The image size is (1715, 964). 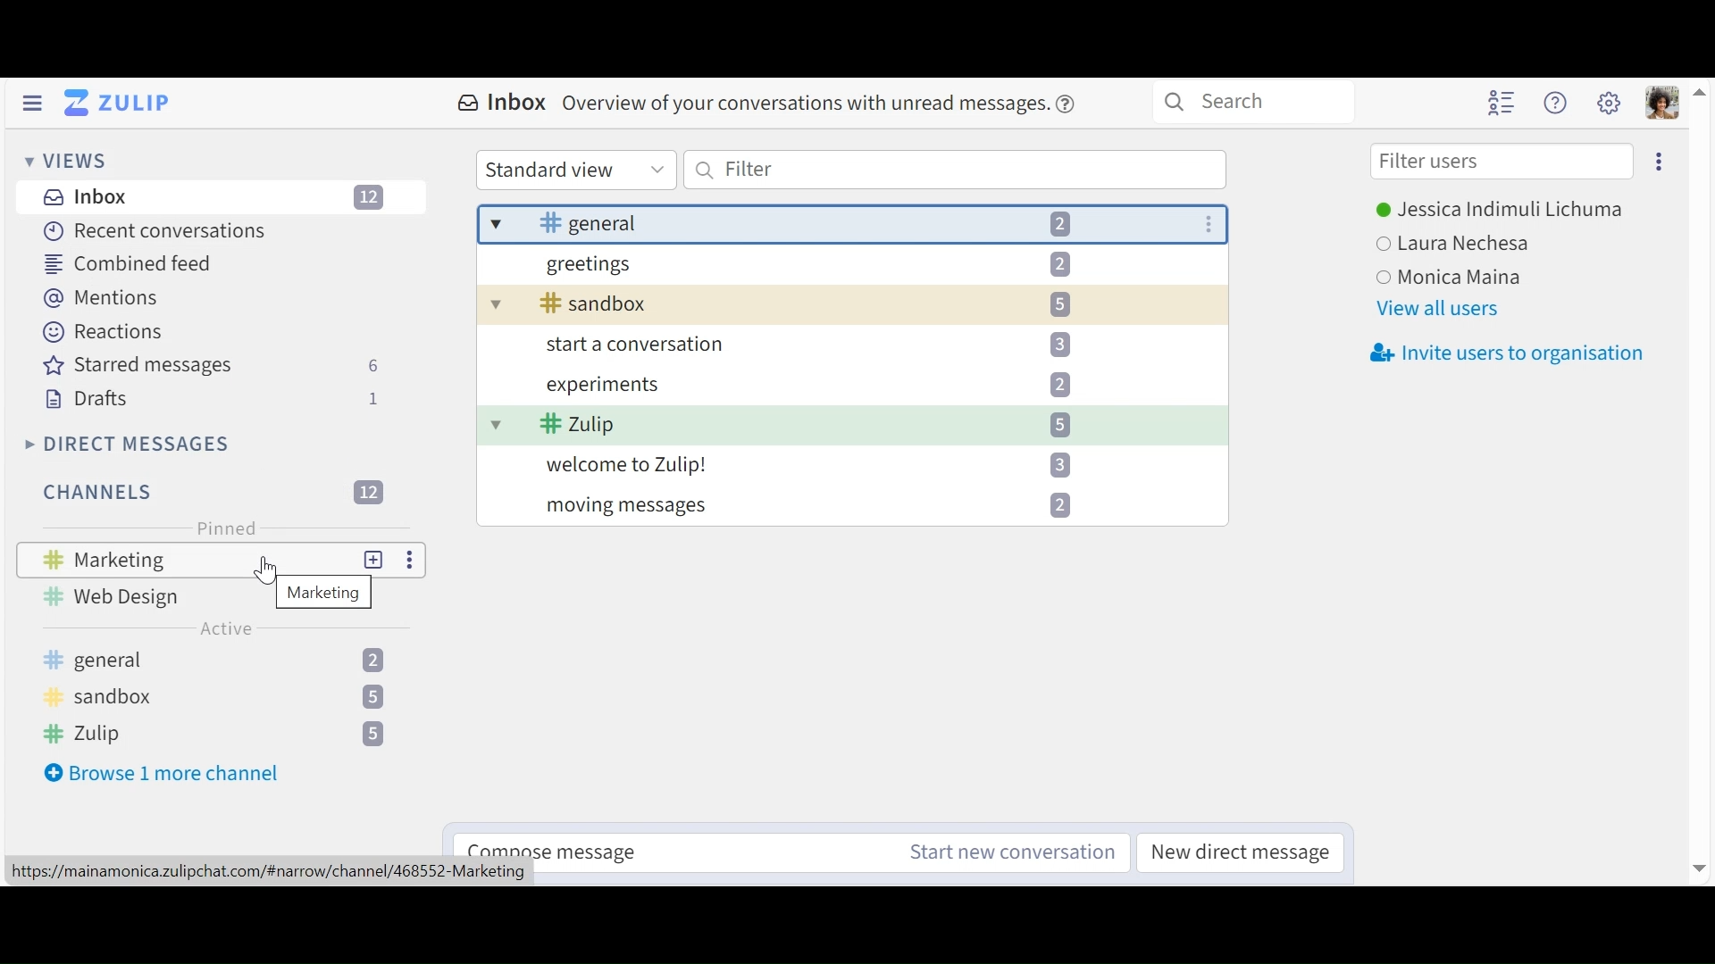 What do you see at coordinates (829, 466) in the screenshot?
I see `welcome to Zulip!` at bounding box center [829, 466].